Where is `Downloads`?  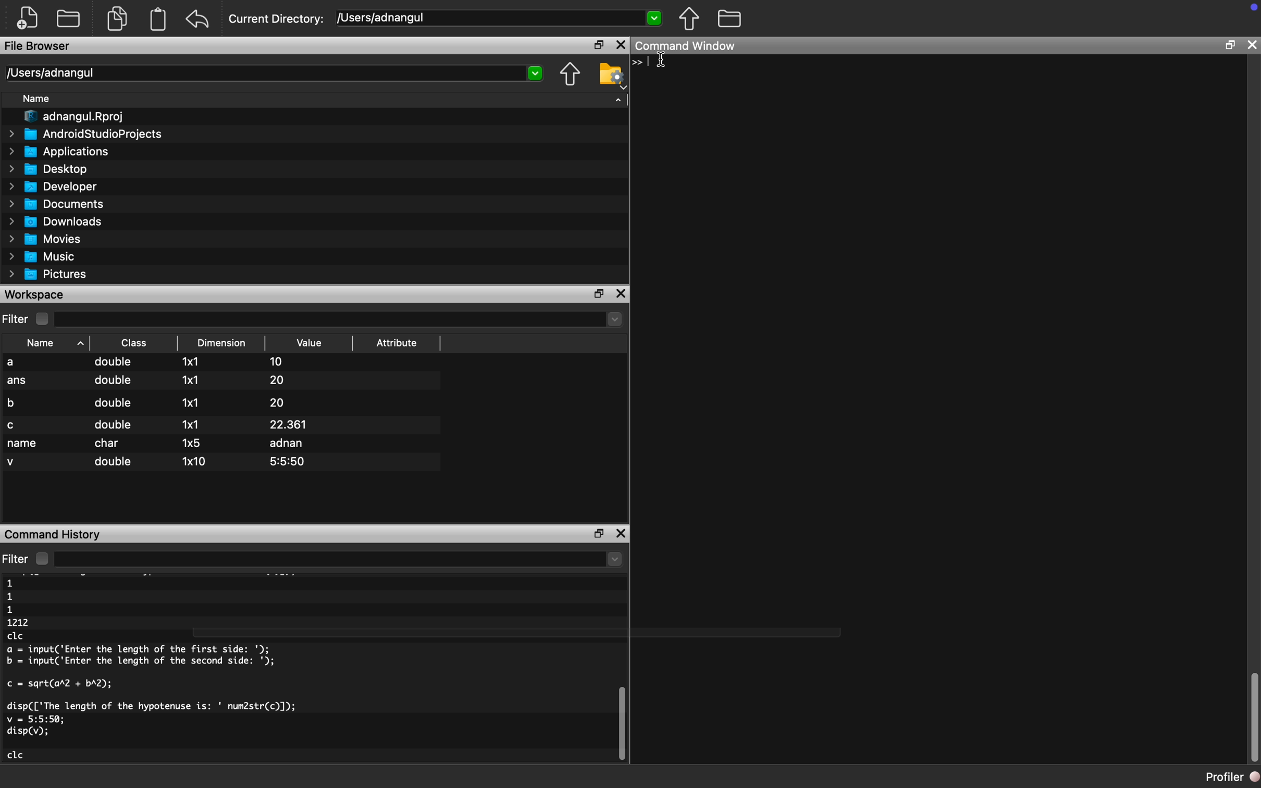
Downloads is located at coordinates (55, 222).